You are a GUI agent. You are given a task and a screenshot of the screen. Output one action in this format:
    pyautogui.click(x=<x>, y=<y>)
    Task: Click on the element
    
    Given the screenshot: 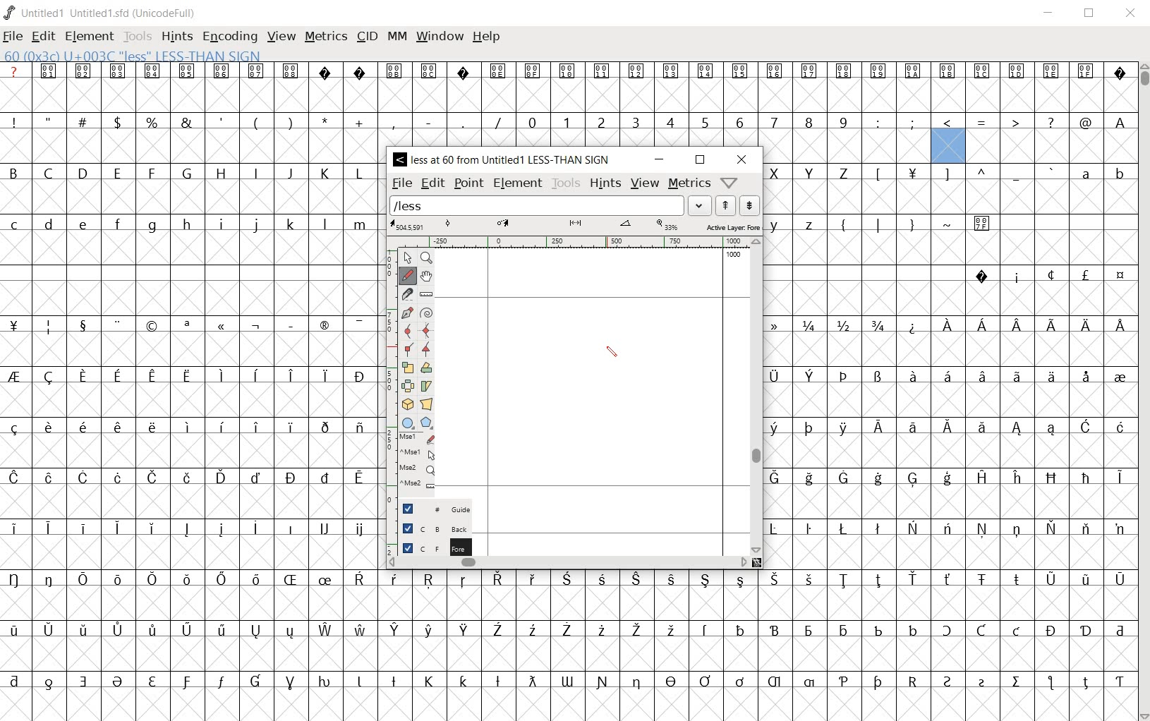 What is the action you would take?
    pyautogui.click(x=90, y=36)
    